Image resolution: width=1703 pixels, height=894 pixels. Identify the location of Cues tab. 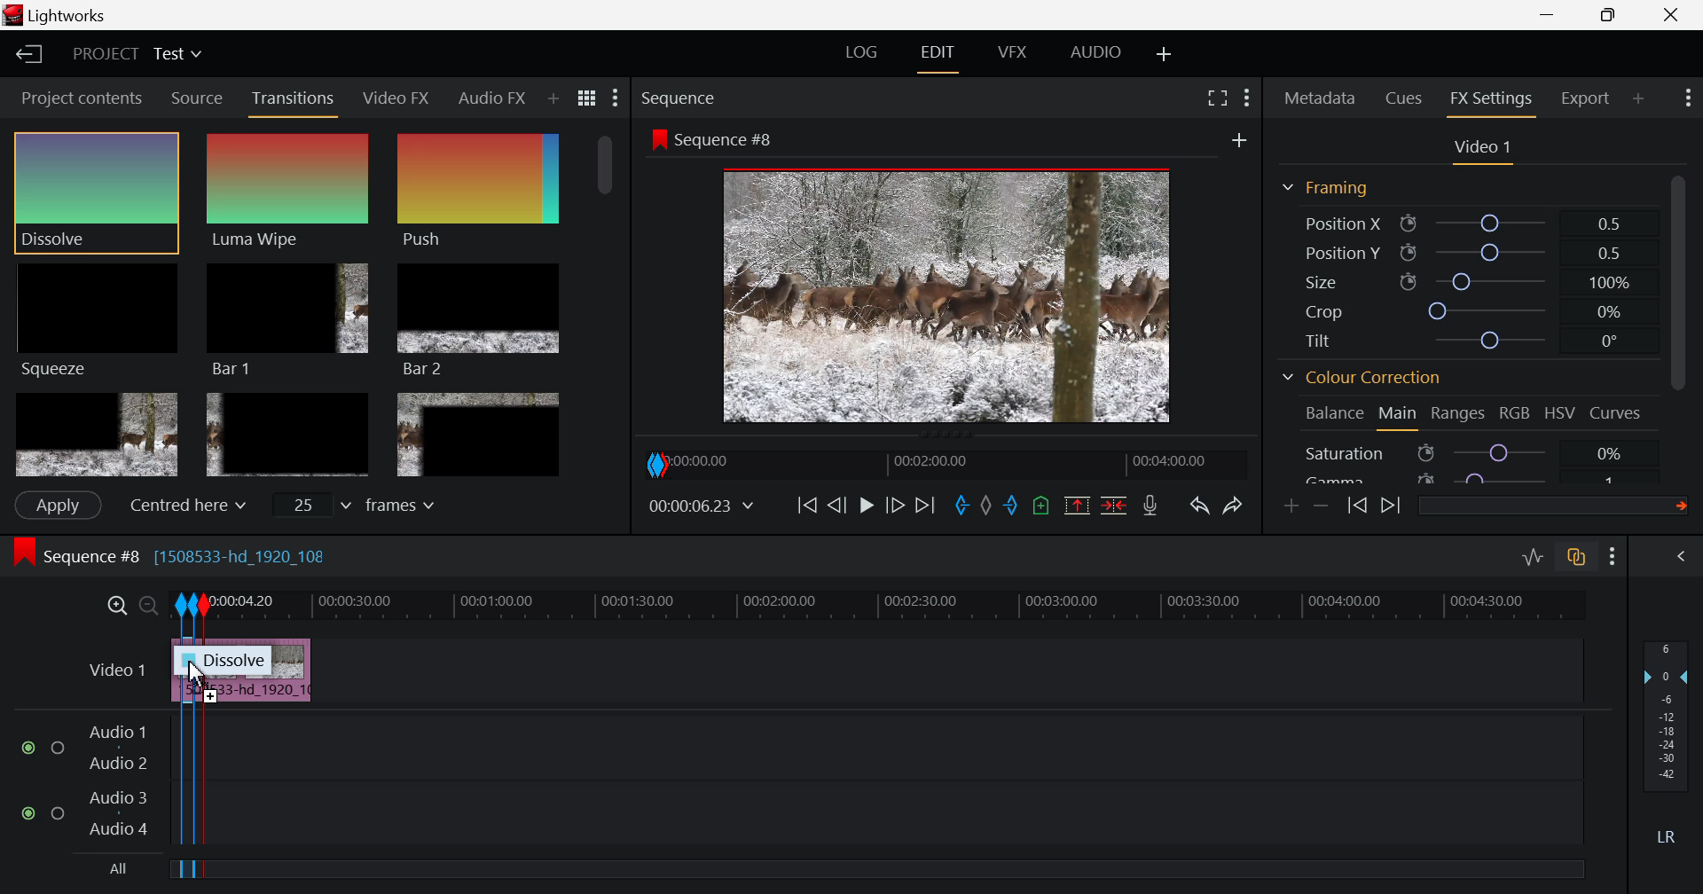
(1405, 97).